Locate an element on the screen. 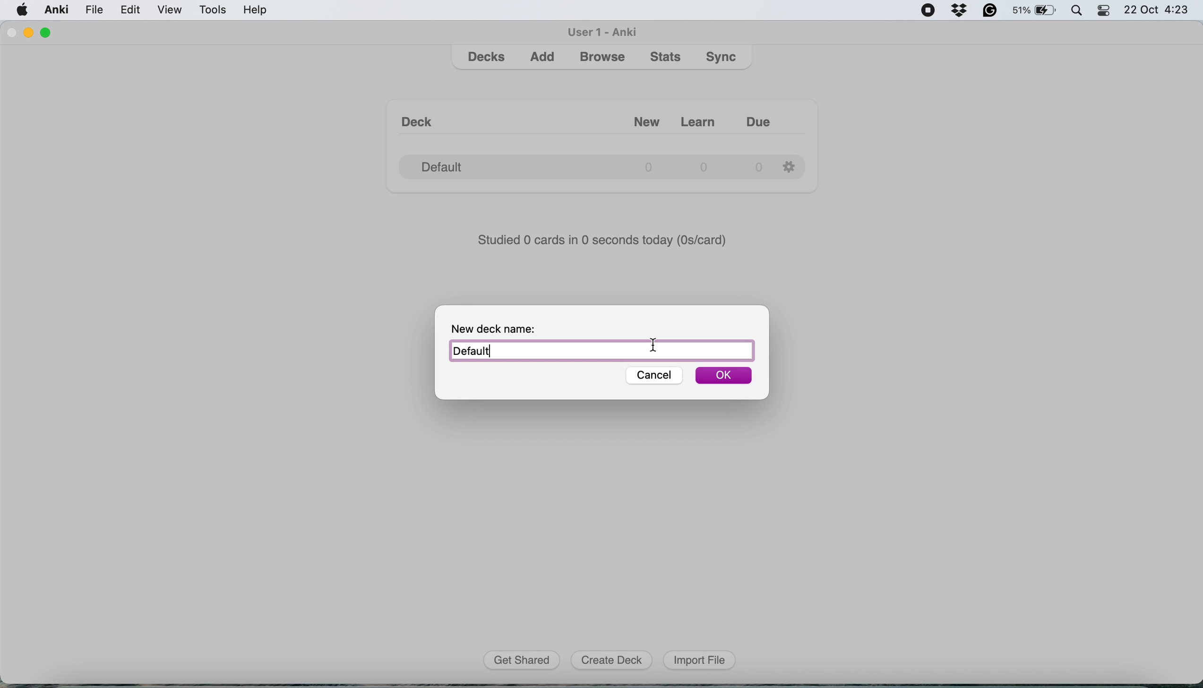 The height and width of the screenshot is (688, 1203). tools is located at coordinates (214, 11).